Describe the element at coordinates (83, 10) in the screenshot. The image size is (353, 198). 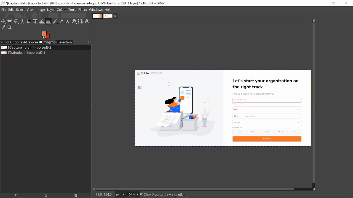
I see `Filters` at that location.